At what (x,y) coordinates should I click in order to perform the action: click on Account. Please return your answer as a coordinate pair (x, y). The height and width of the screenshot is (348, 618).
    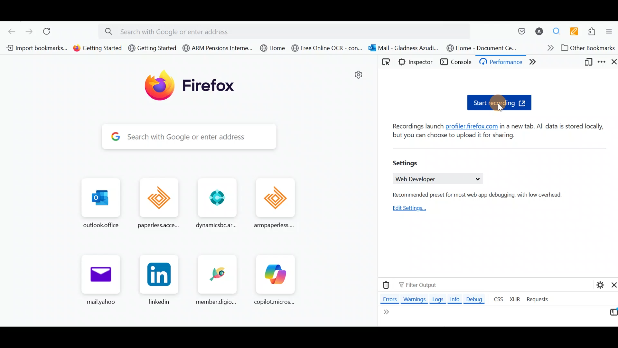
    Looking at the image, I should click on (539, 32).